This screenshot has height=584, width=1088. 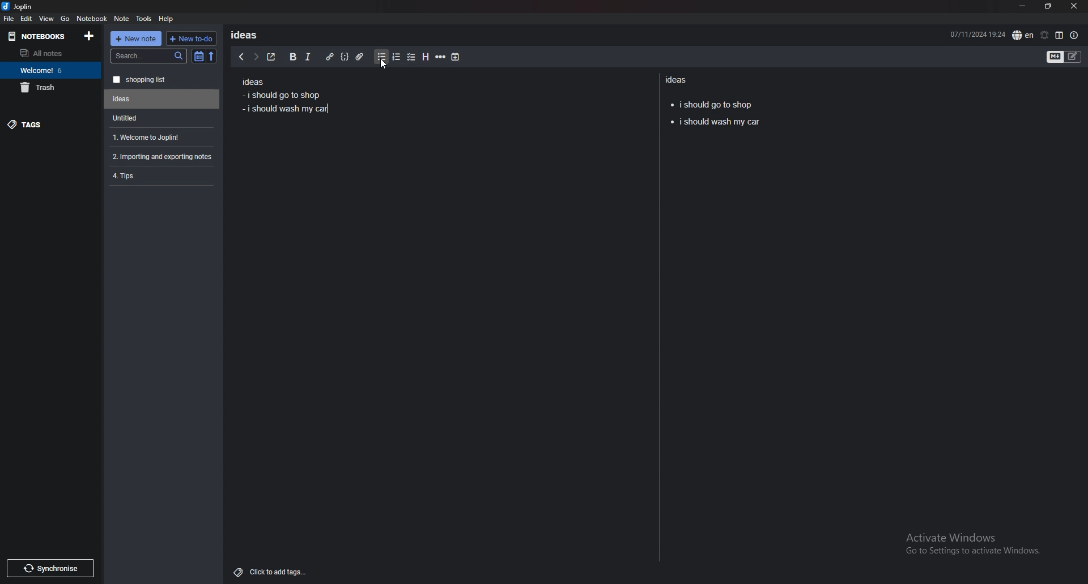 What do you see at coordinates (8, 18) in the screenshot?
I see `file` at bounding box center [8, 18].